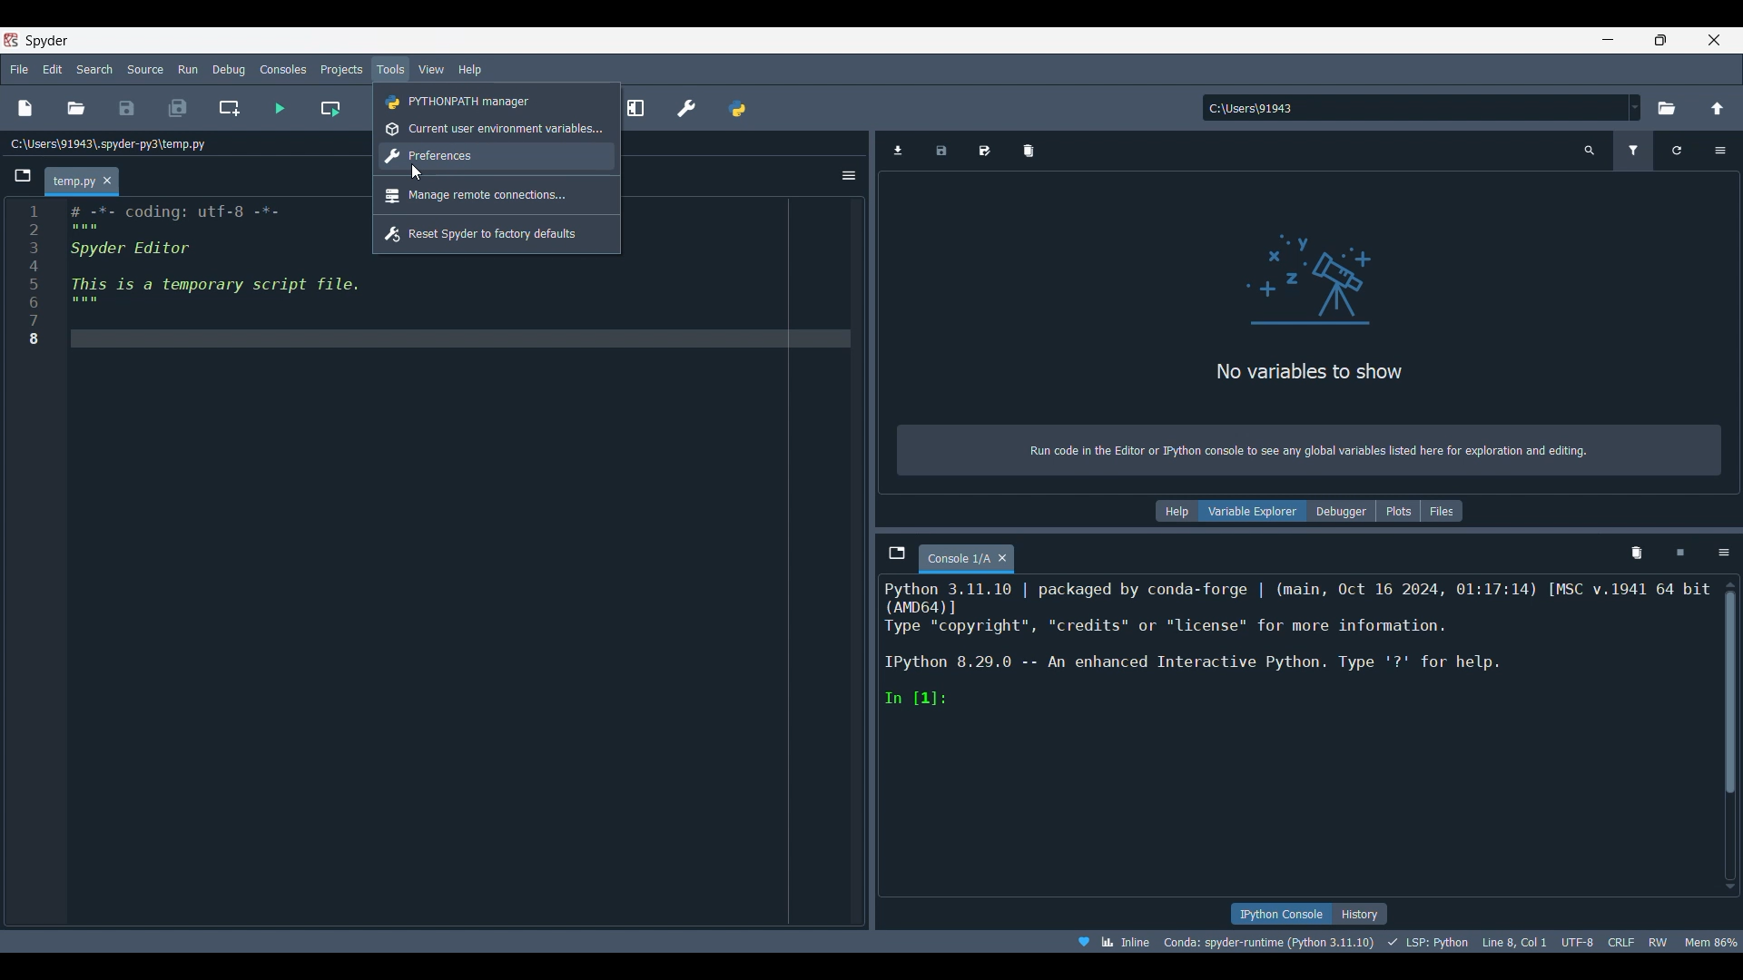 The height and width of the screenshot is (980, 1743). Describe the element at coordinates (985, 151) in the screenshot. I see `Save data as` at that location.